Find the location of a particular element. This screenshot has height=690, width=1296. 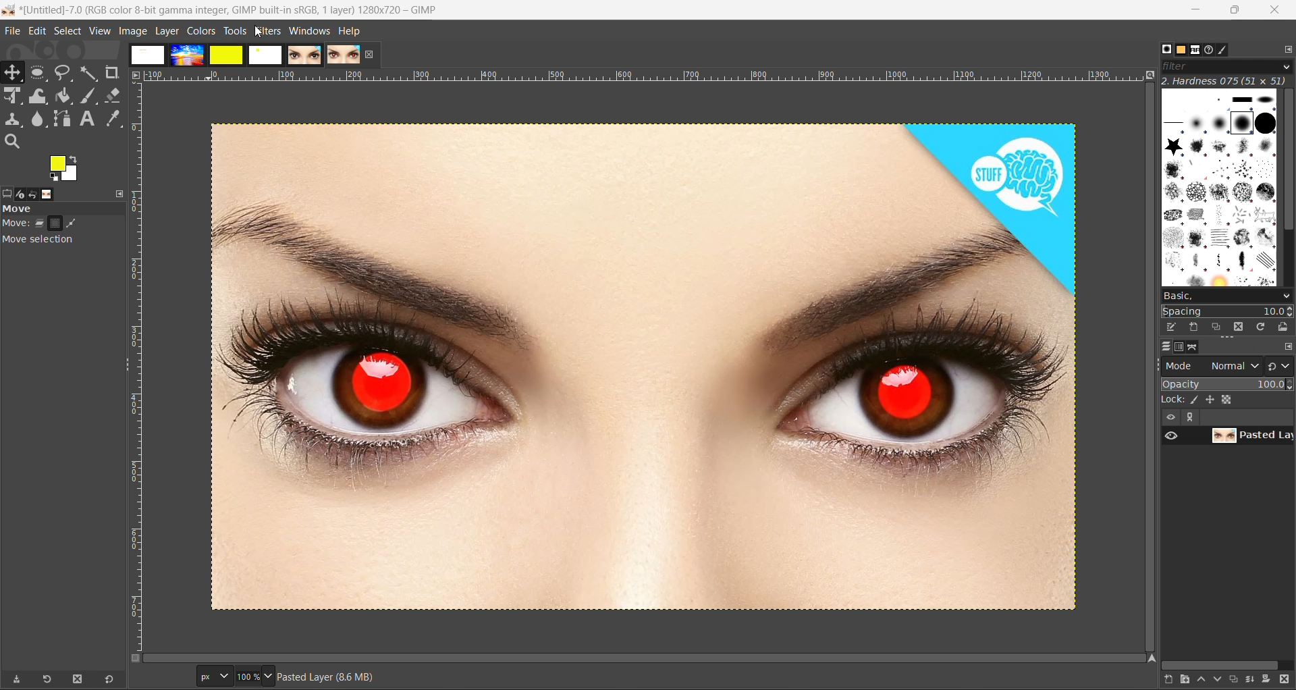

patterns  is located at coordinates (1174, 49).